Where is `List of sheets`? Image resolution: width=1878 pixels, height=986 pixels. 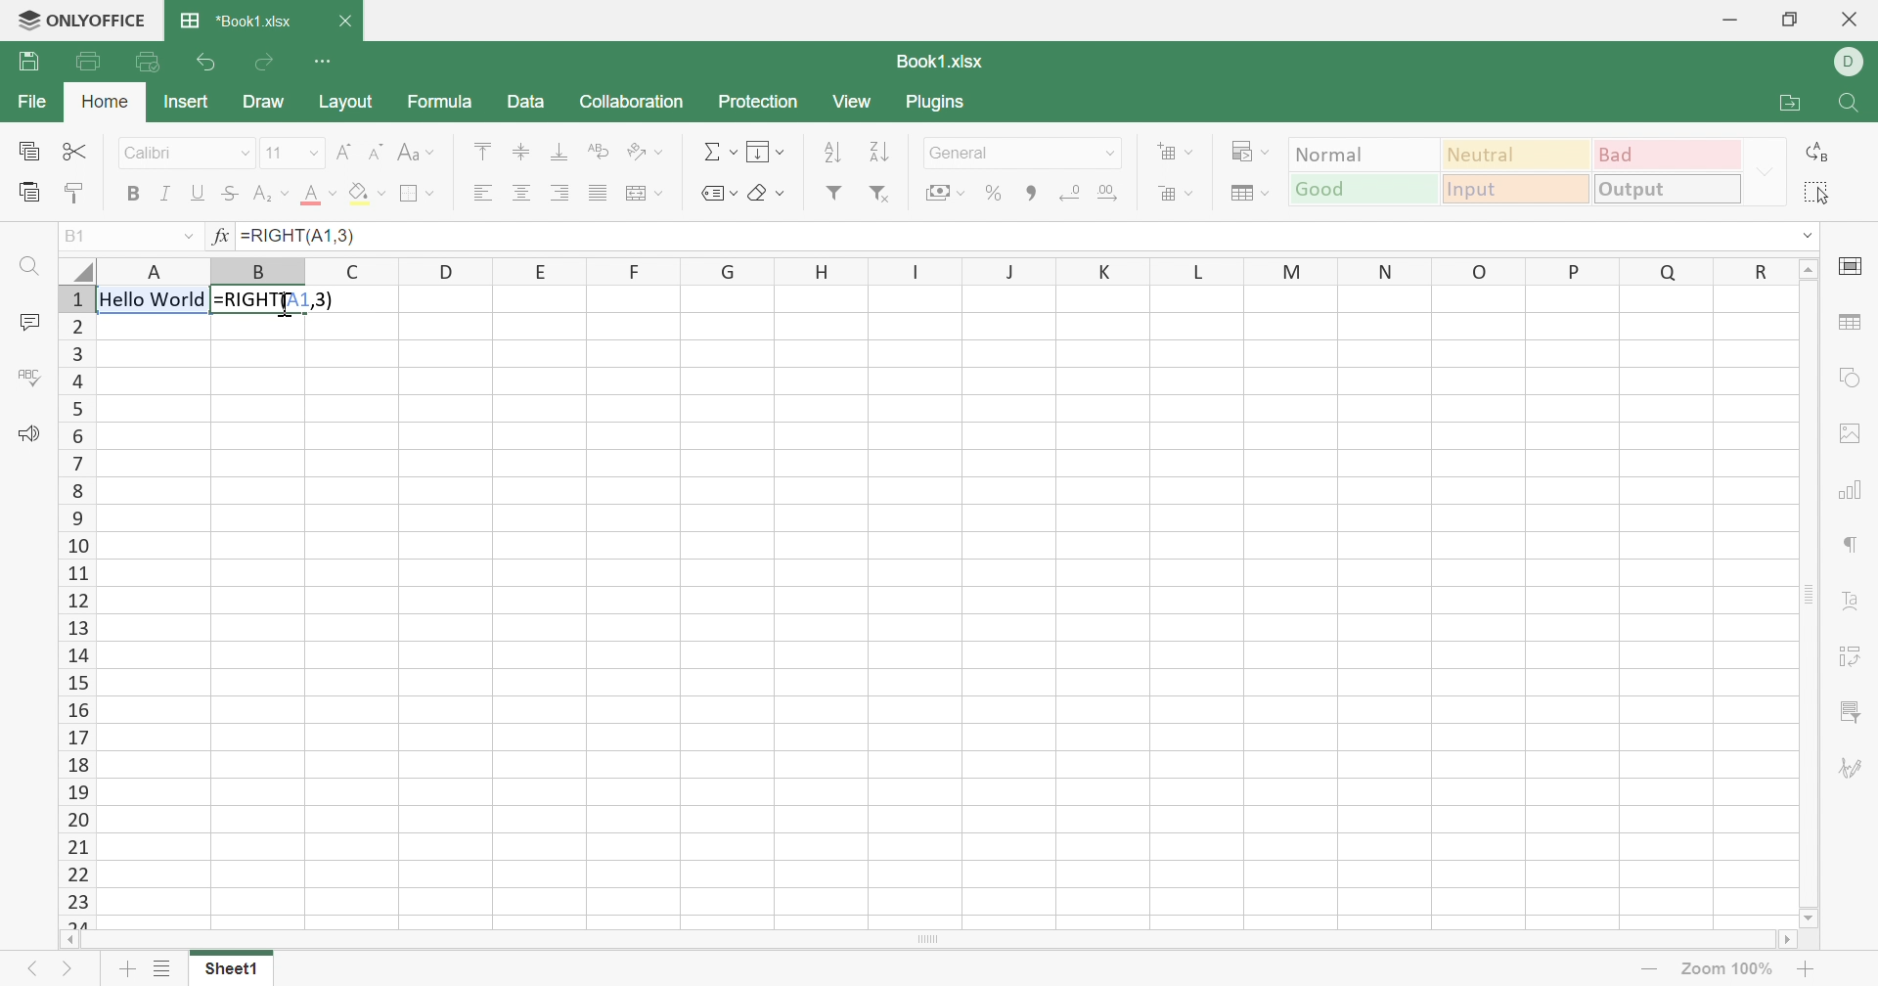 List of sheets is located at coordinates (163, 969).